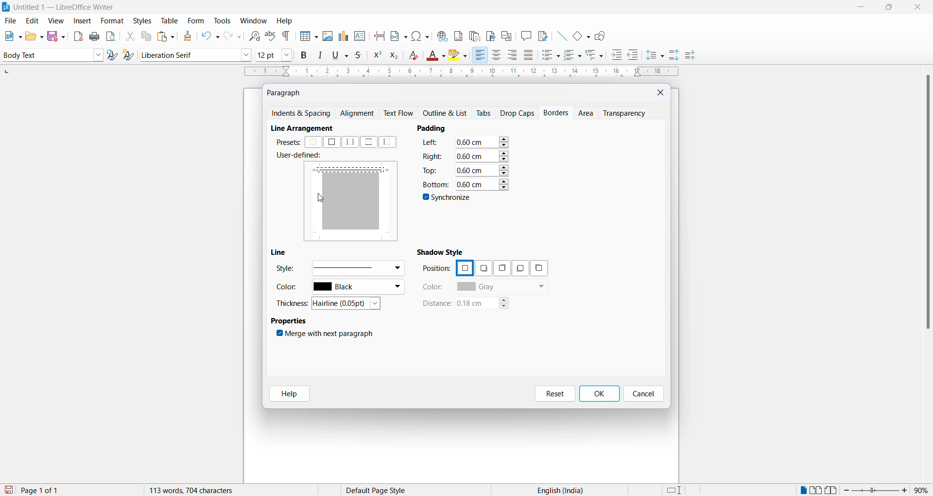 This screenshot has width=933, height=496. What do you see at coordinates (480, 55) in the screenshot?
I see `text align right` at bounding box center [480, 55].